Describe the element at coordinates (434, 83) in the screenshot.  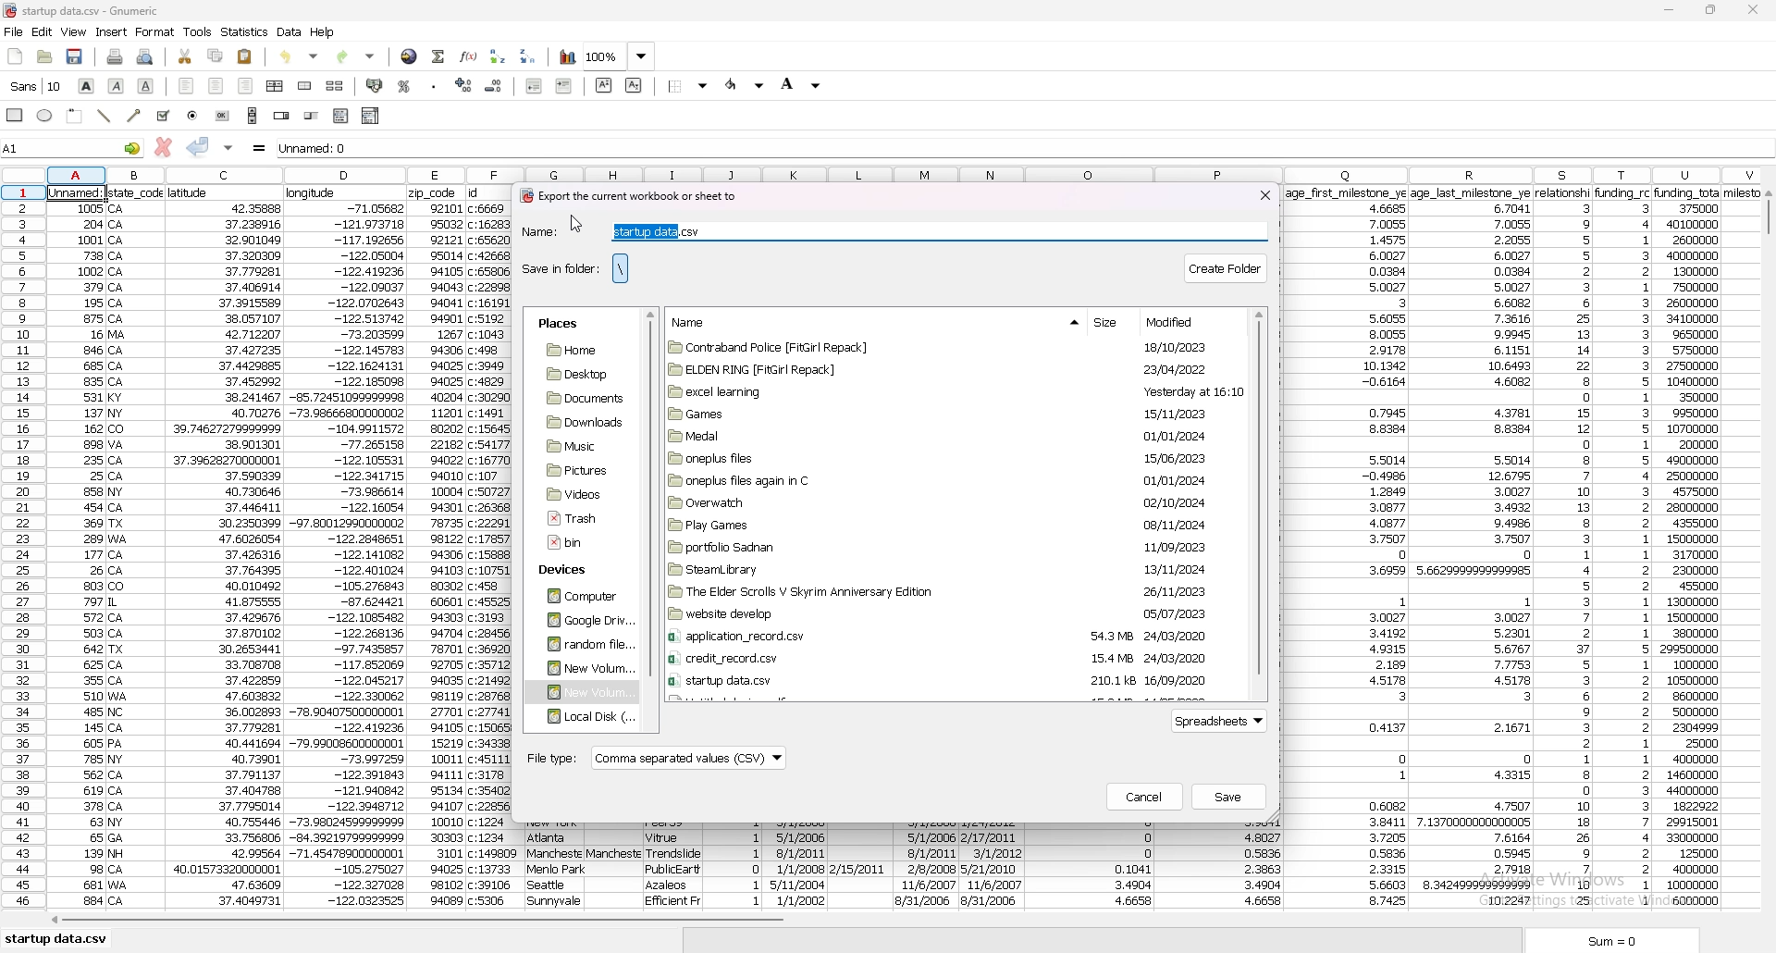
I see `thousands separator` at that location.